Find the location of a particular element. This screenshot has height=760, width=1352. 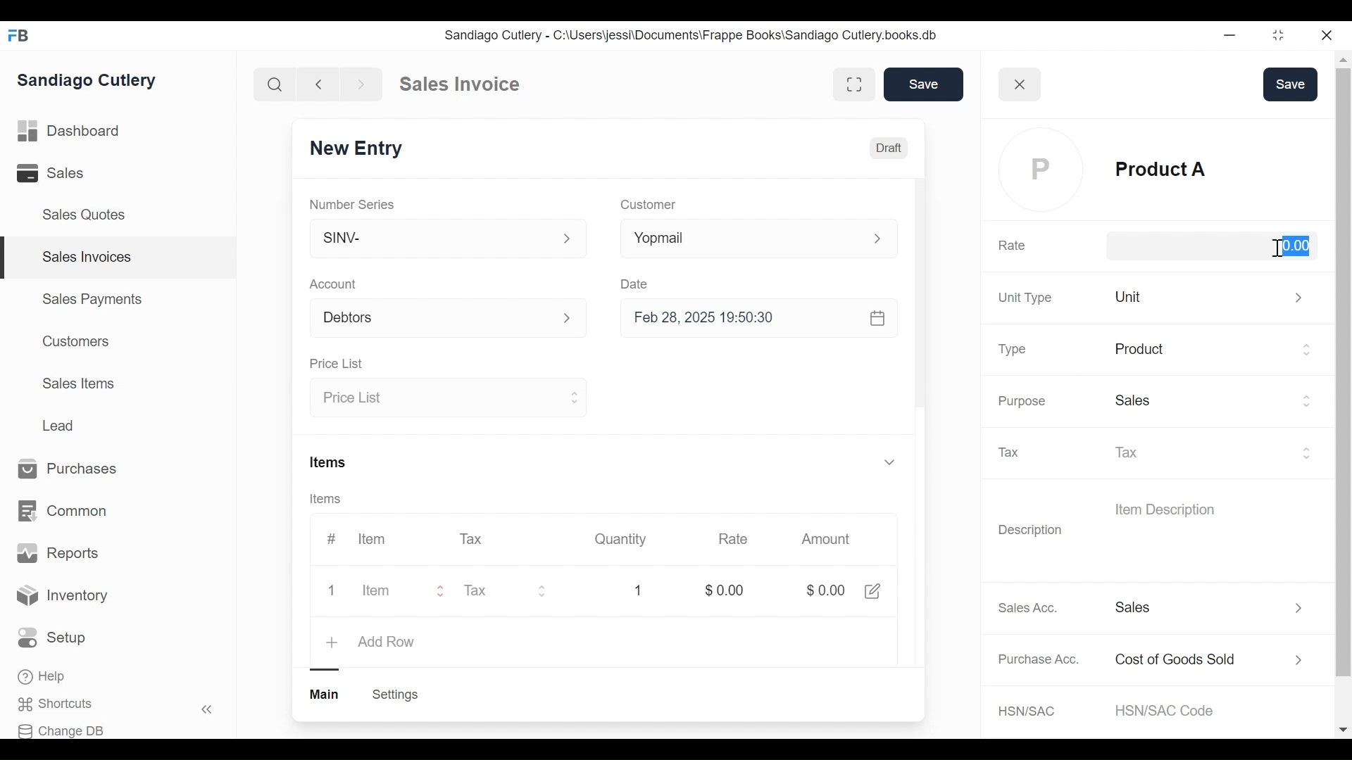

Save is located at coordinates (1291, 84).